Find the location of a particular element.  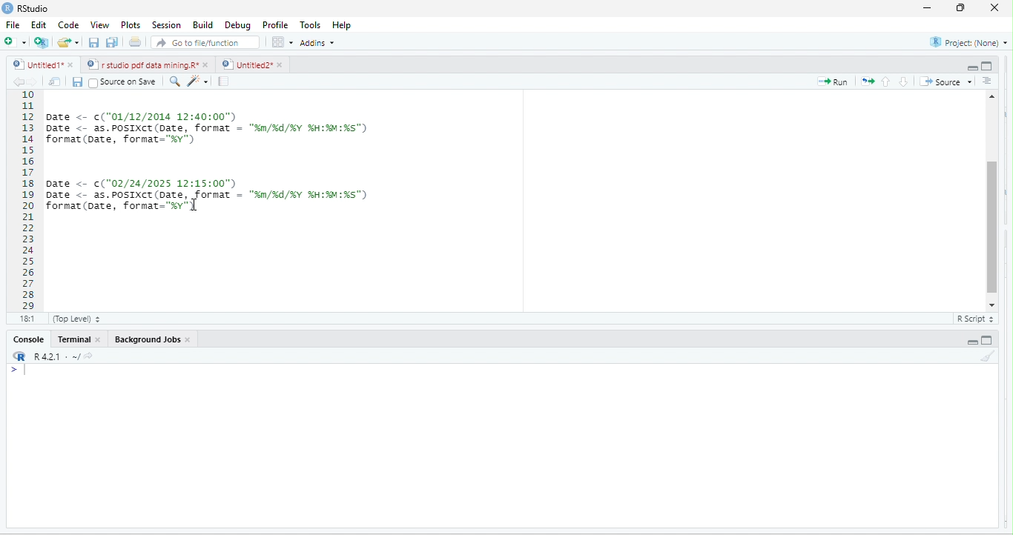

 Untitled1 is located at coordinates (34, 64).